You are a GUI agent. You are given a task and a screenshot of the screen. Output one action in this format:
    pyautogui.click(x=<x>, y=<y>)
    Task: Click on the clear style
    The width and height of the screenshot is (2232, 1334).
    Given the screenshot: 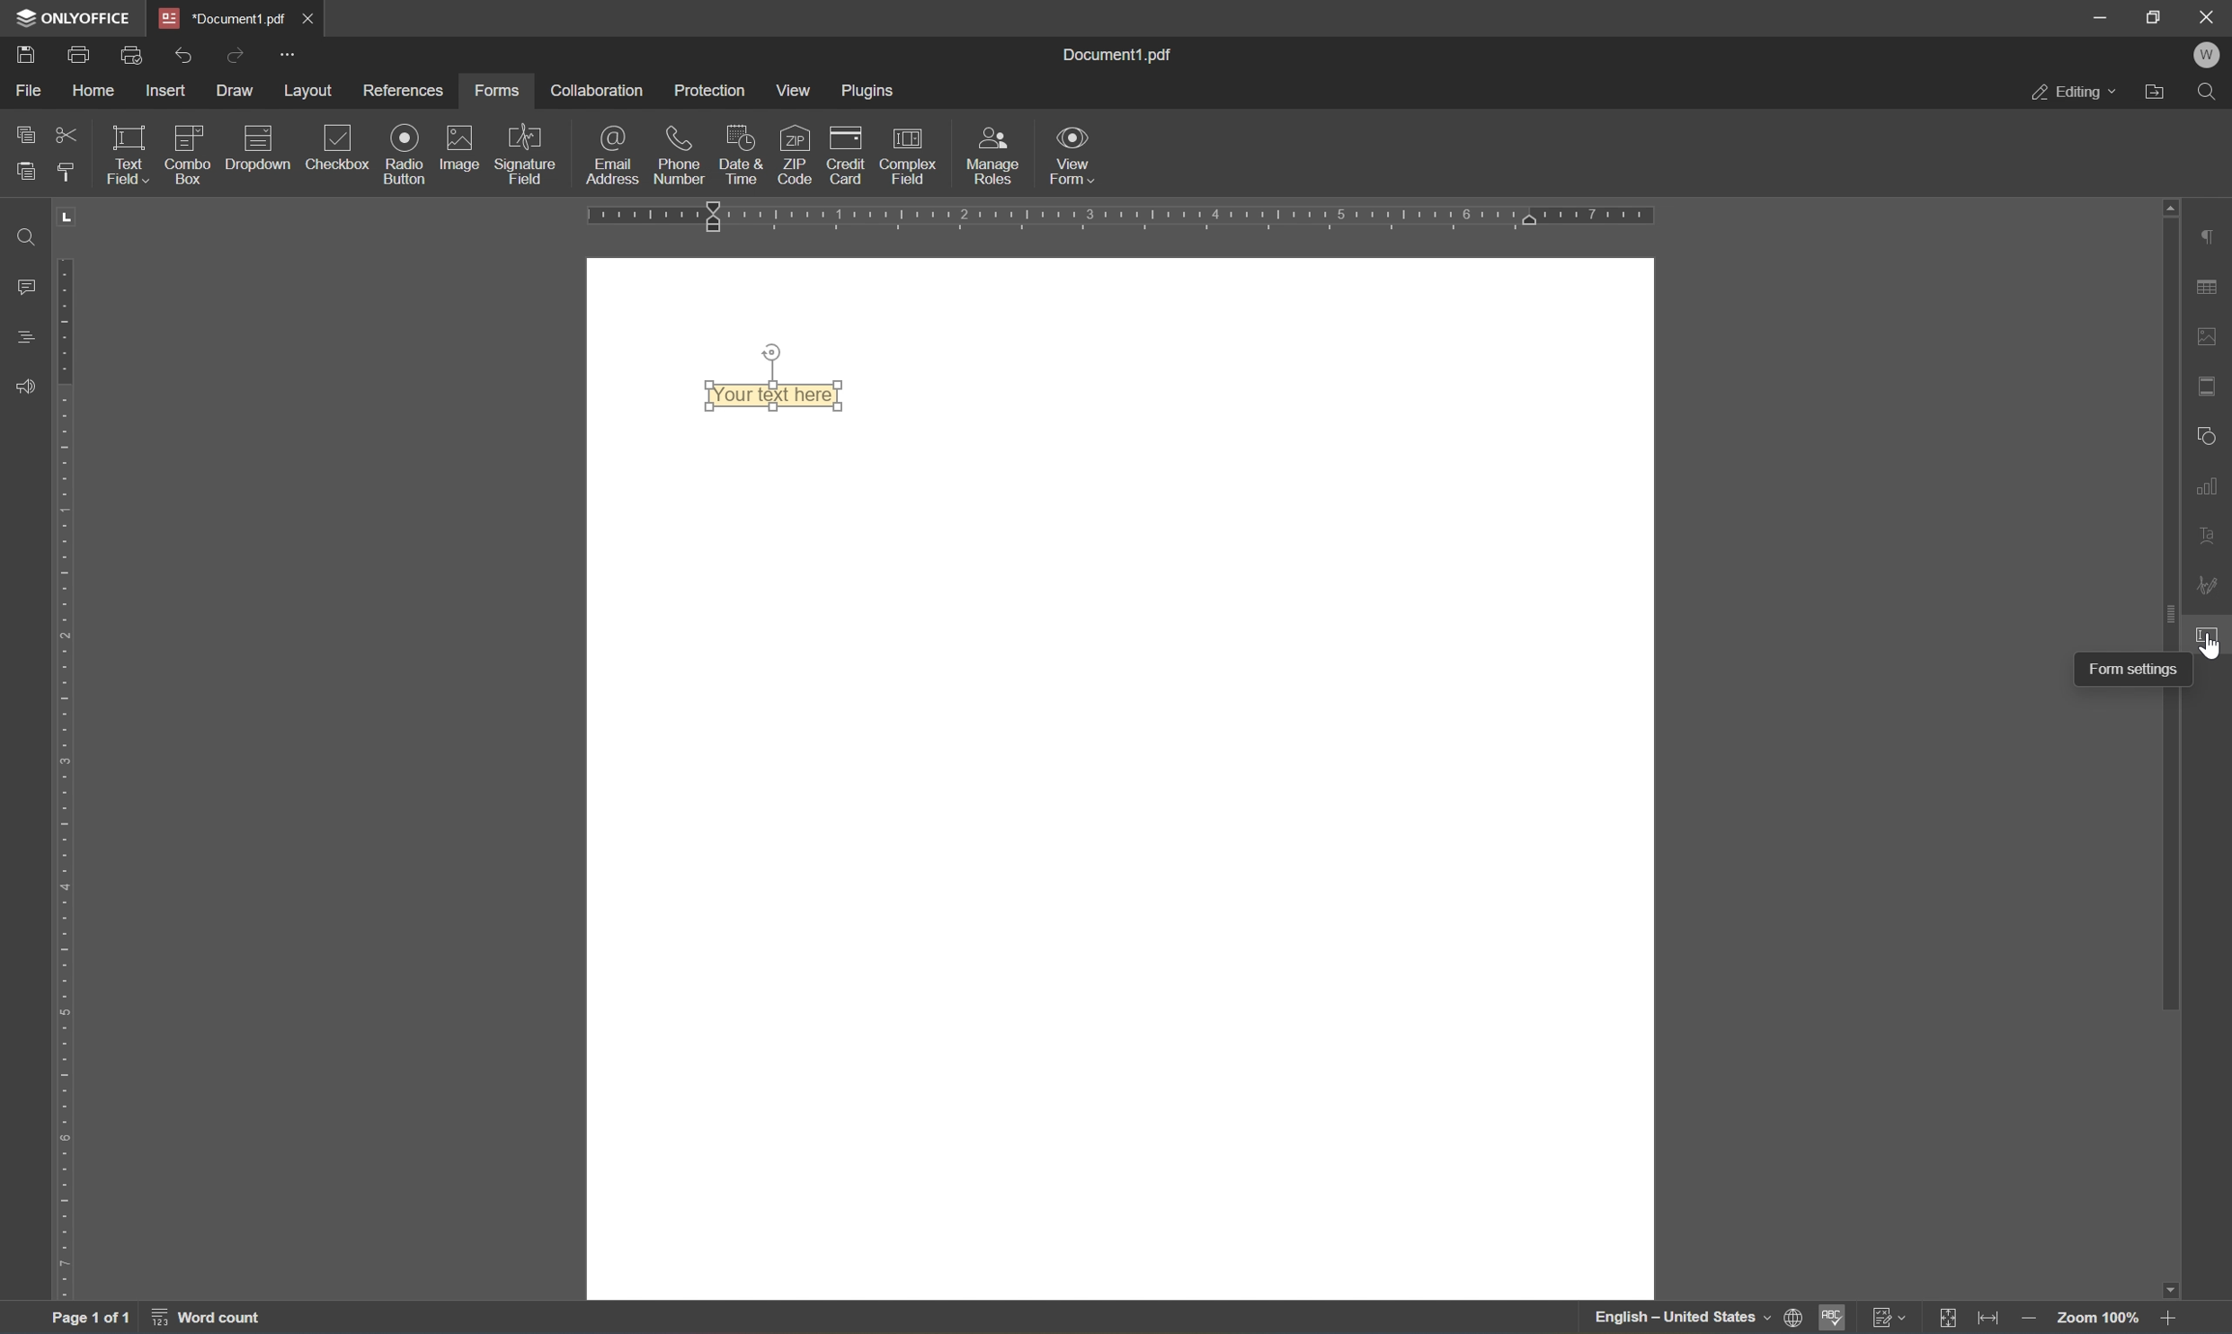 What is the action you would take?
    pyautogui.click(x=68, y=173)
    